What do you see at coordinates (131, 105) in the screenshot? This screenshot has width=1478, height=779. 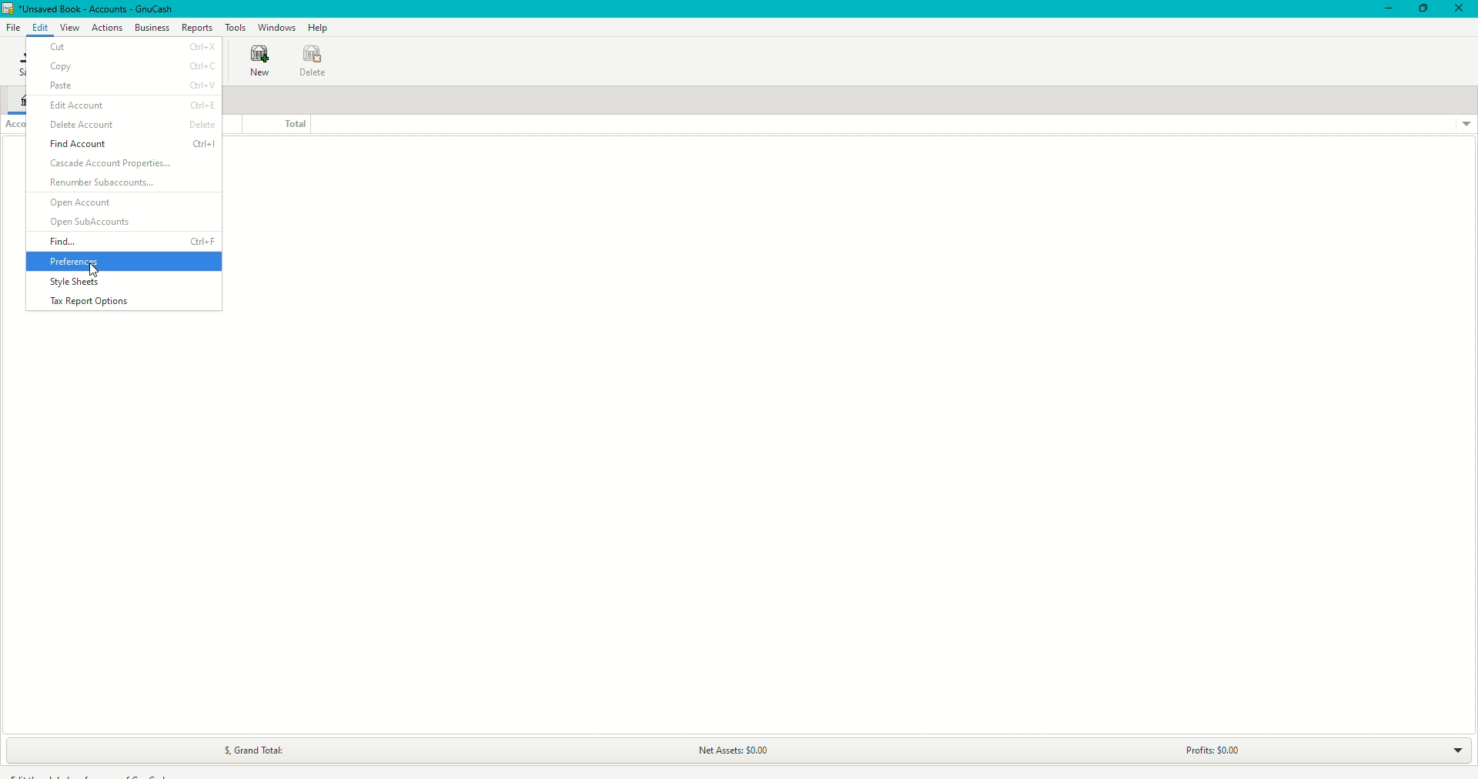 I see `Edit Account` at bounding box center [131, 105].